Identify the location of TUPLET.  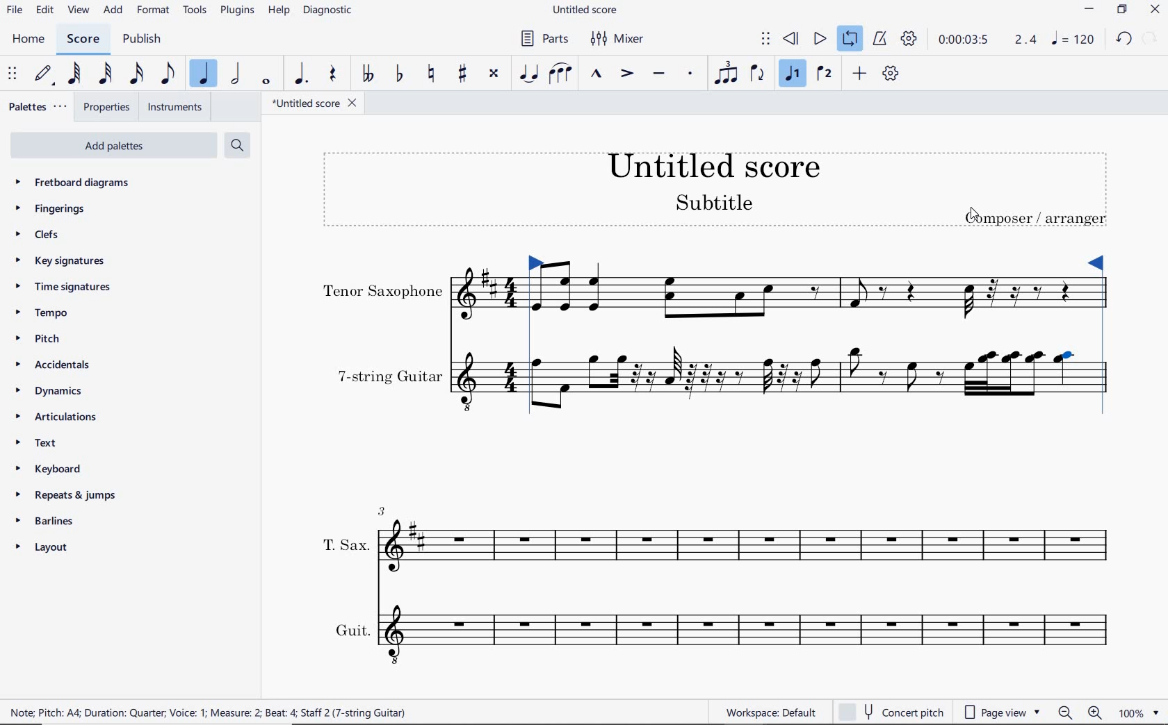
(724, 74).